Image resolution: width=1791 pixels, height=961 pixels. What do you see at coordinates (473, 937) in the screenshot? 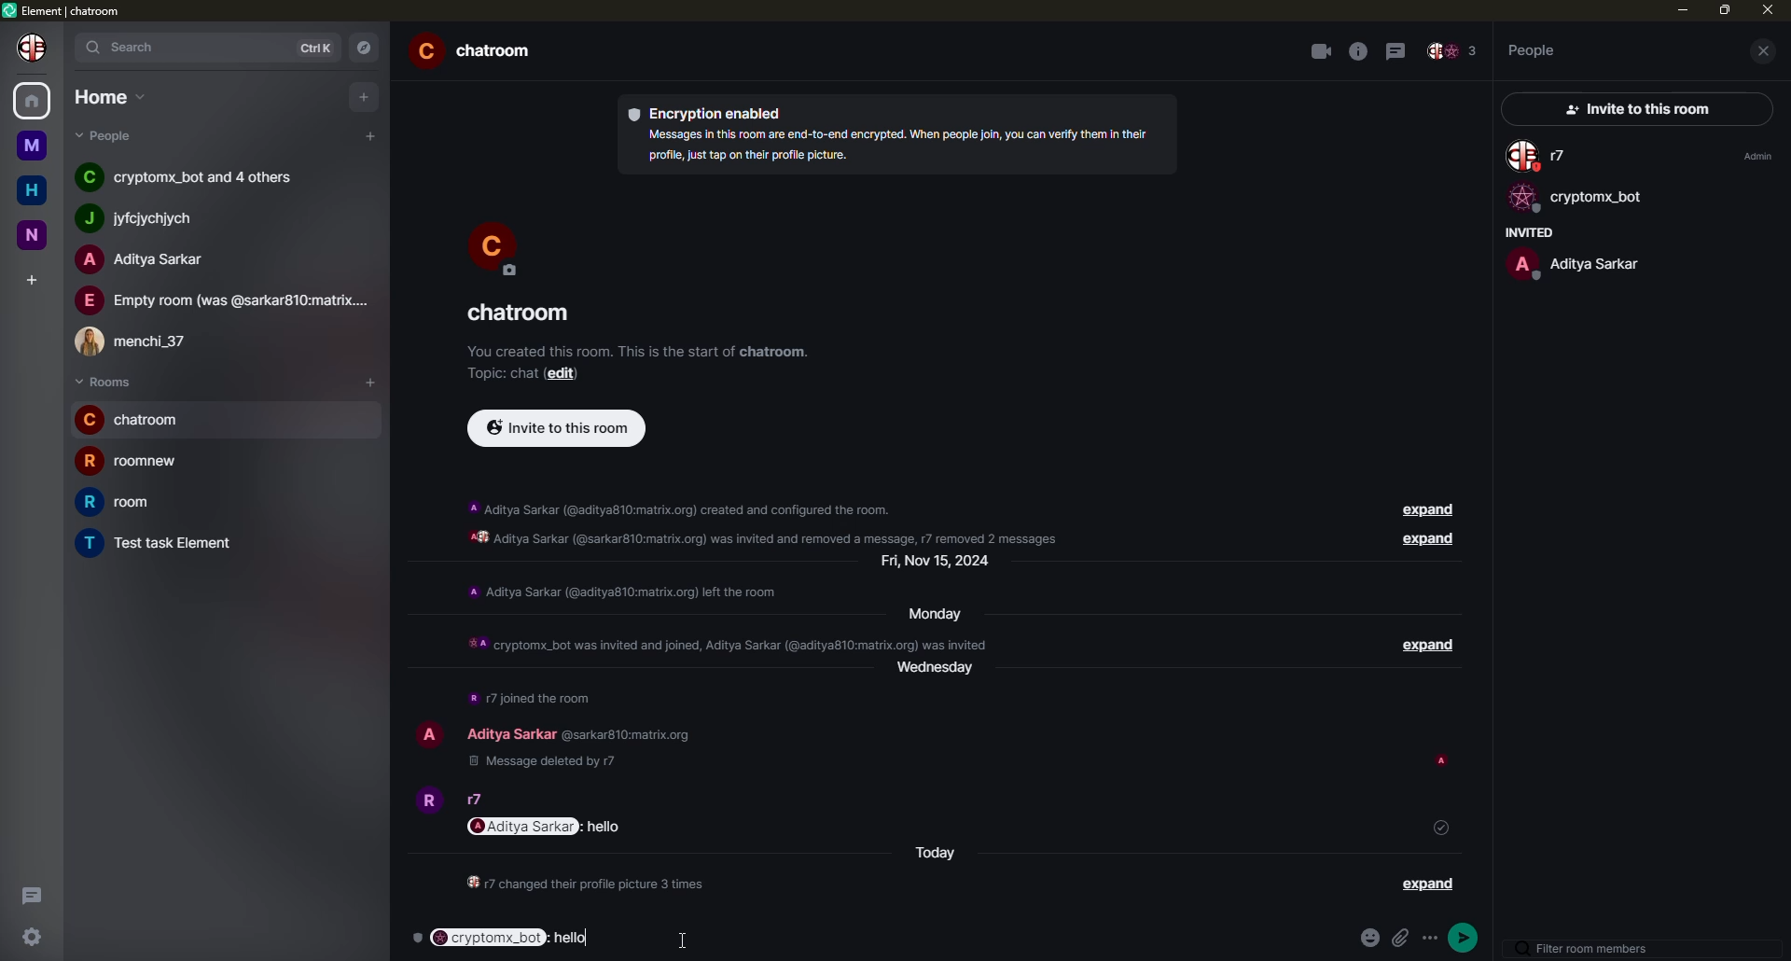
I see `mentioned` at bounding box center [473, 937].